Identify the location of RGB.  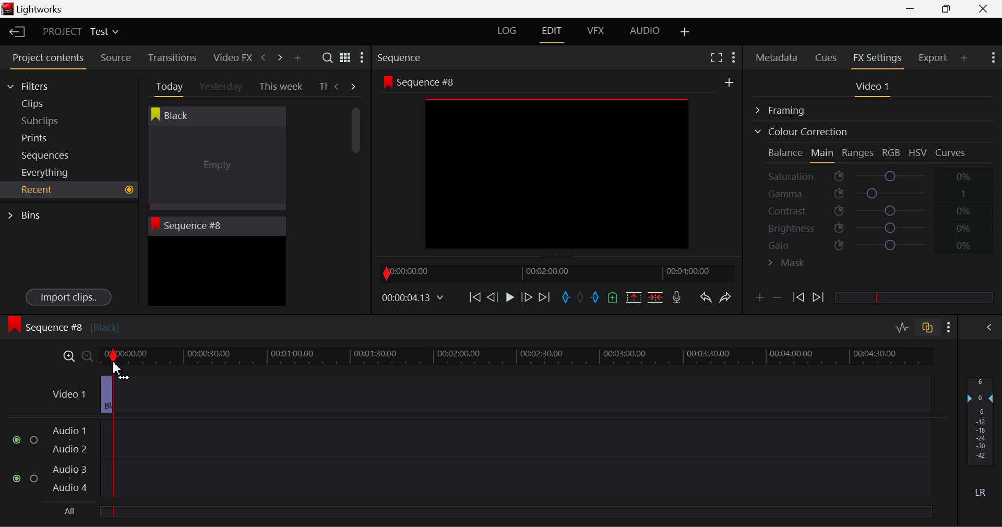
(892, 153).